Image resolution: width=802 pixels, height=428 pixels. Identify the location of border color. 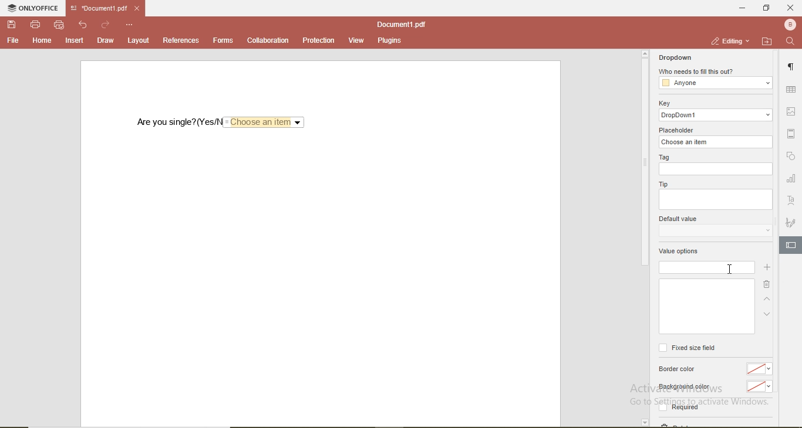
(678, 371).